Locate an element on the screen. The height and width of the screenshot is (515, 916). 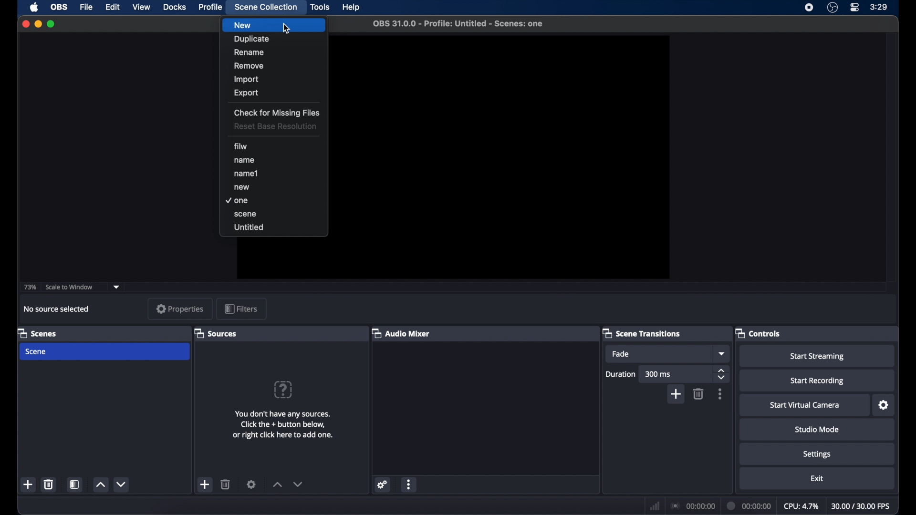
decrement is located at coordinates (299, 484).